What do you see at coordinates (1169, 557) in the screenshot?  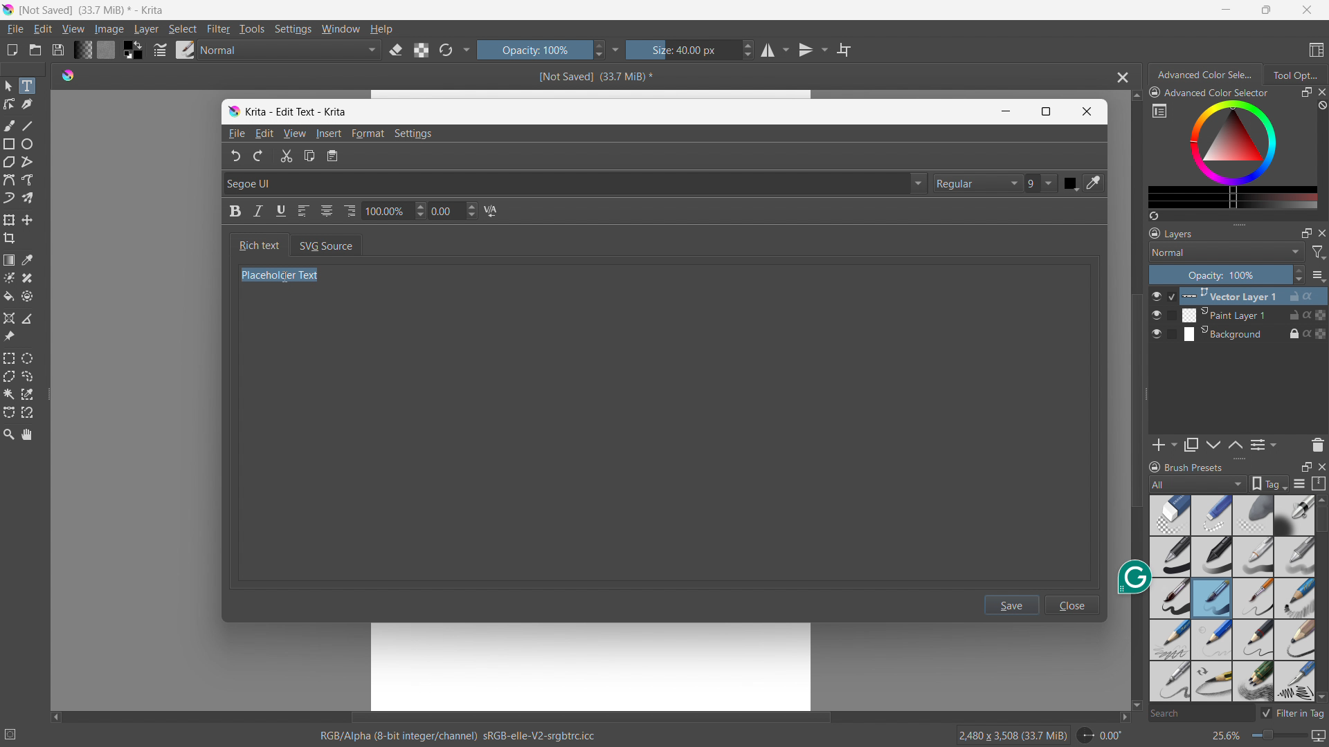 I see `bold pen` at bounding box center [1169, 557].